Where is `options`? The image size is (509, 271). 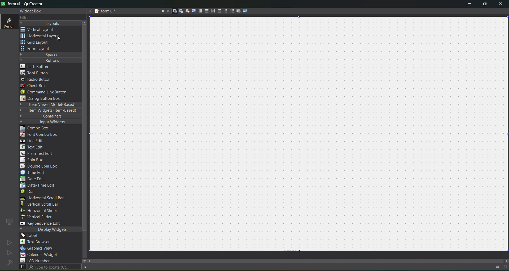 options is located at coordinates (161, 12).